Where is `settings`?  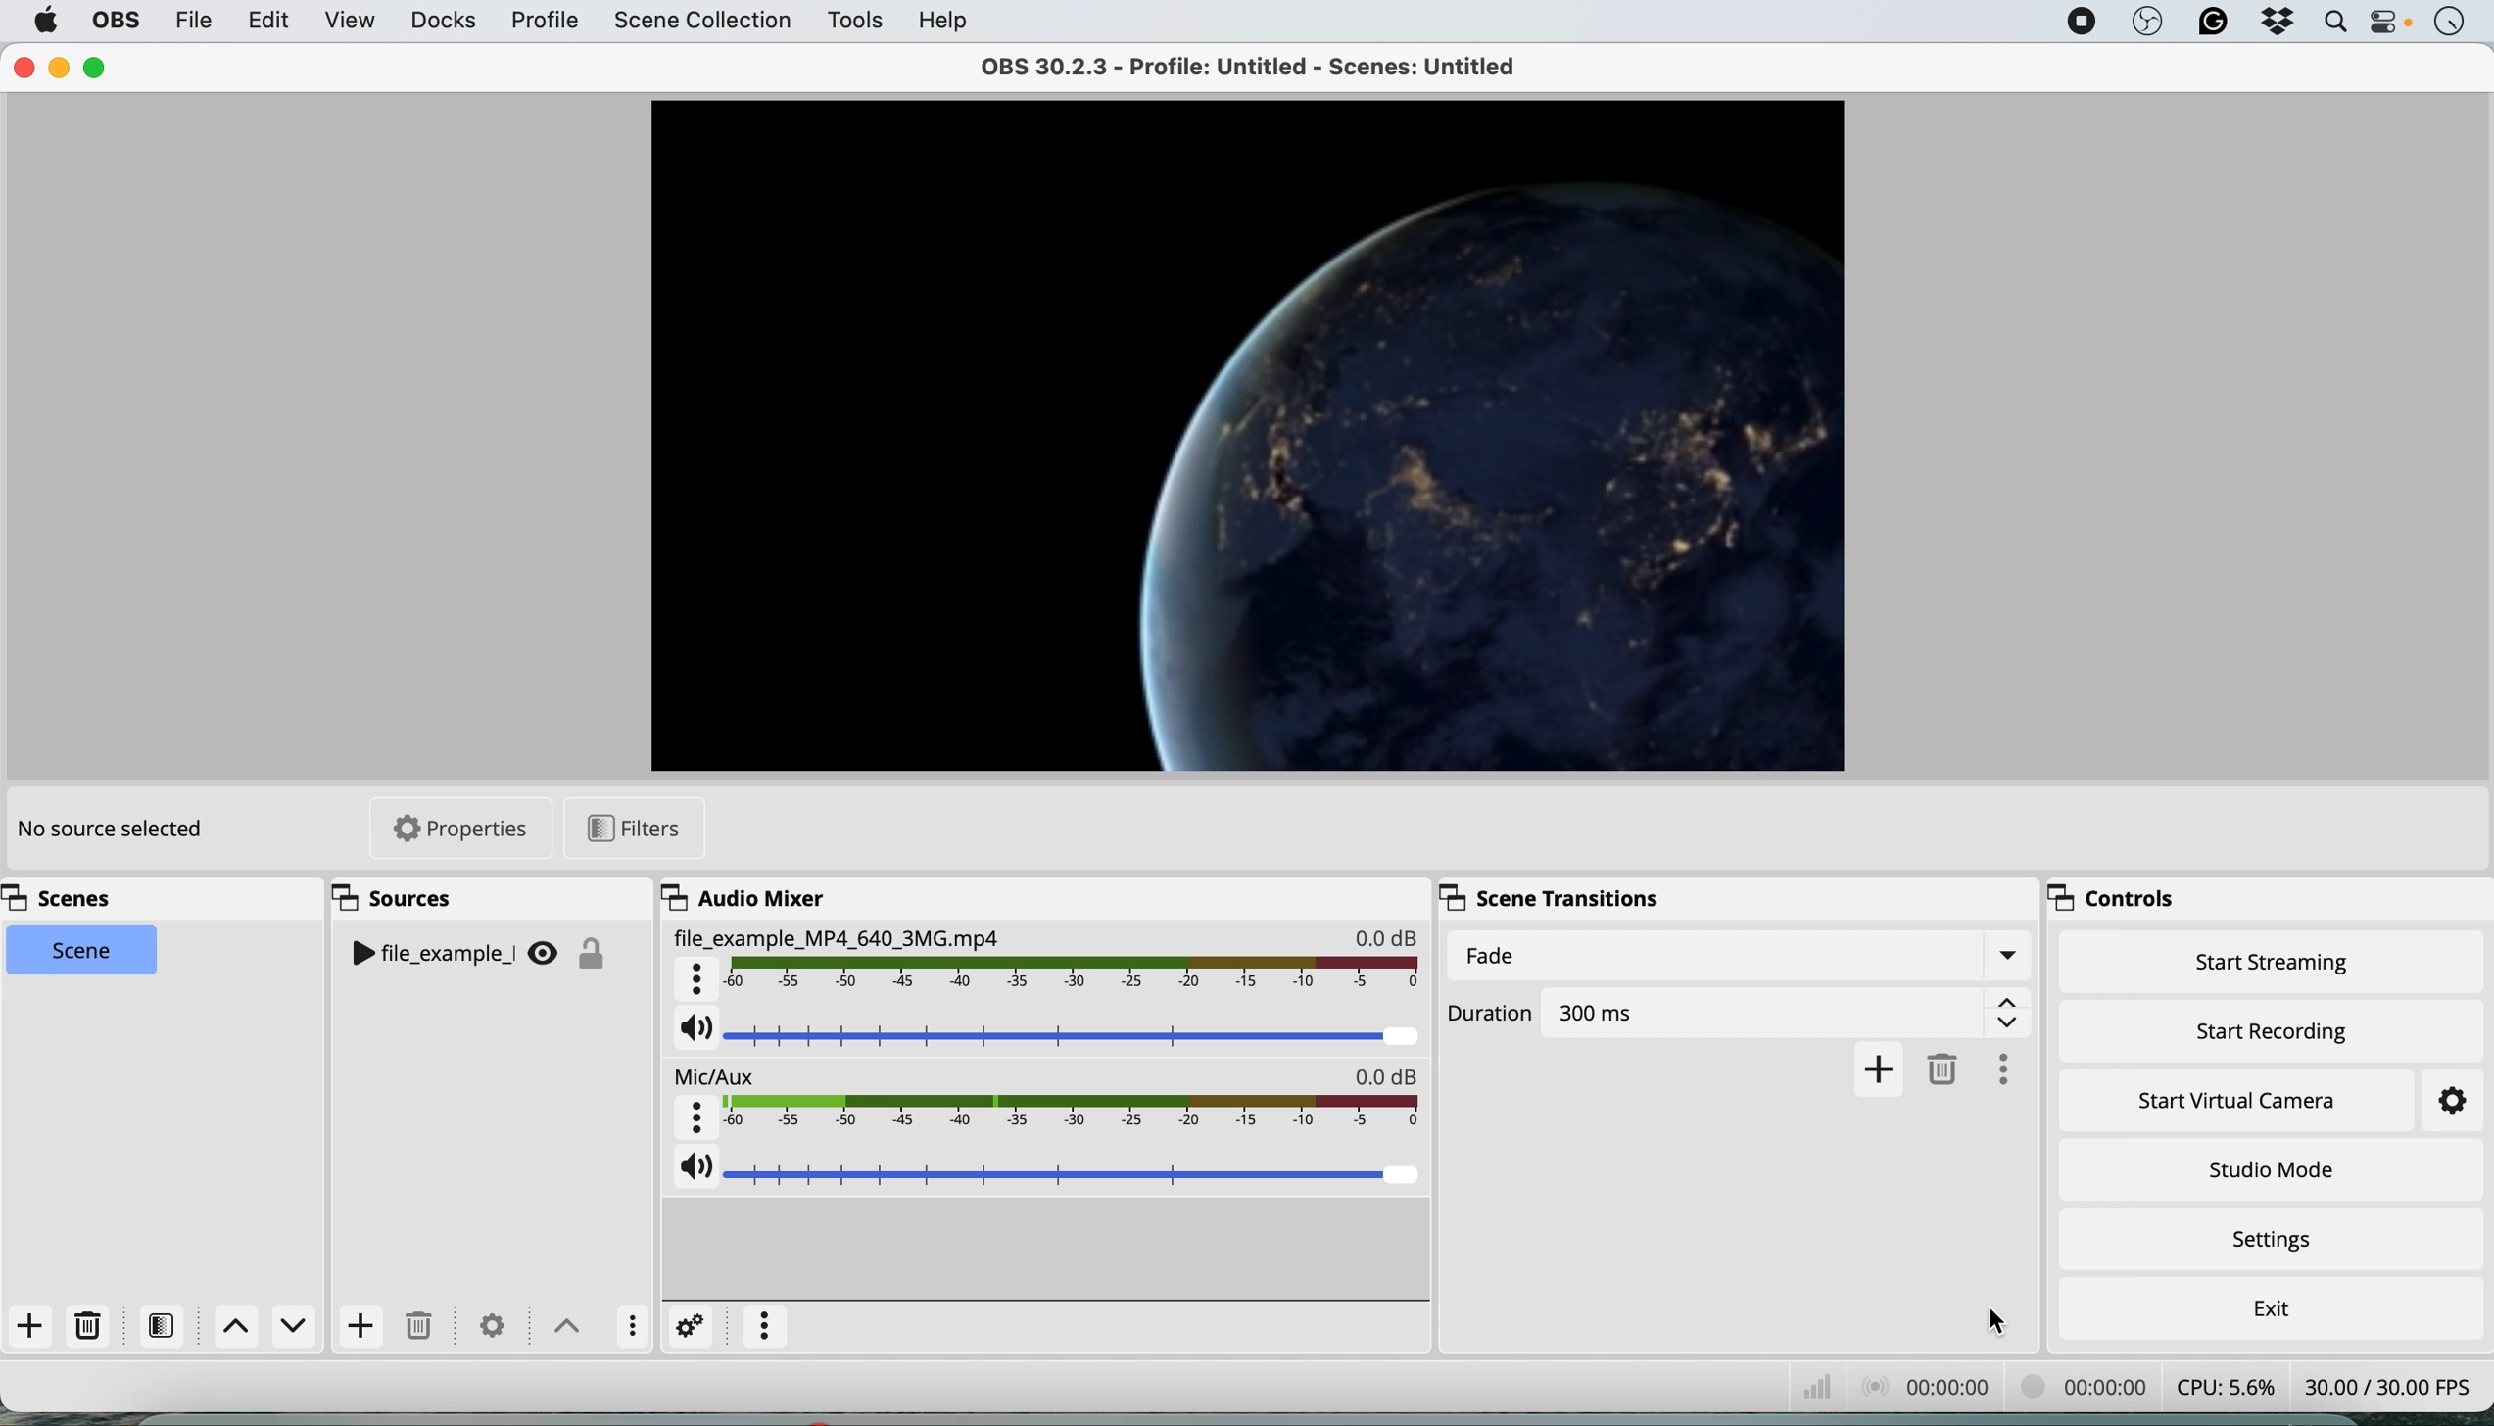 settings is located at coordinates (693, 1325).